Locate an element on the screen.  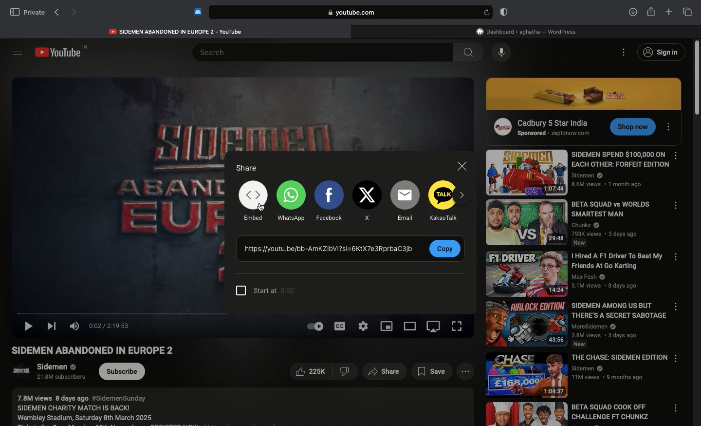
Time is located at coordinates (109, 326).